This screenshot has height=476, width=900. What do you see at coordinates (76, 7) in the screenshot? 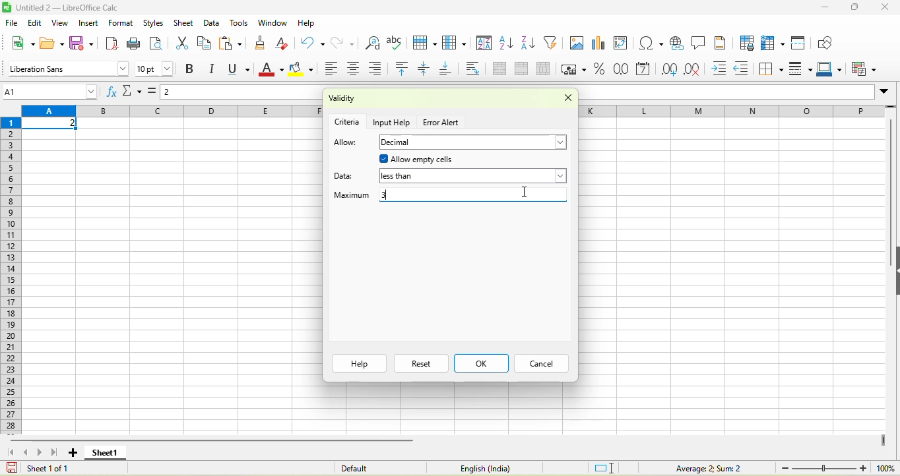
I see `untiteld2- libreoffice calc` at bounding box center [76, 7].